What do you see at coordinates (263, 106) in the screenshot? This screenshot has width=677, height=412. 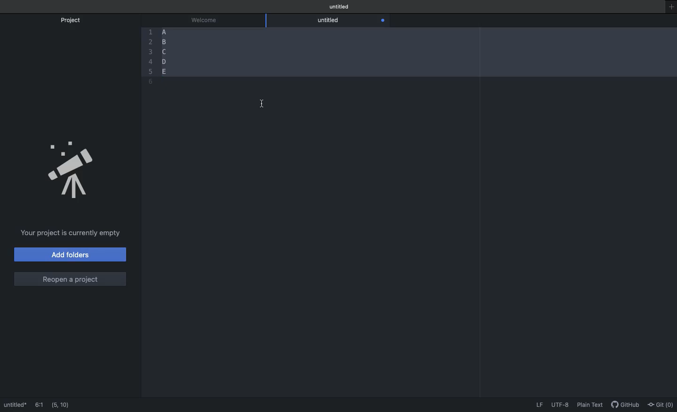 I see `cursor` at bounding box center [263, 106].